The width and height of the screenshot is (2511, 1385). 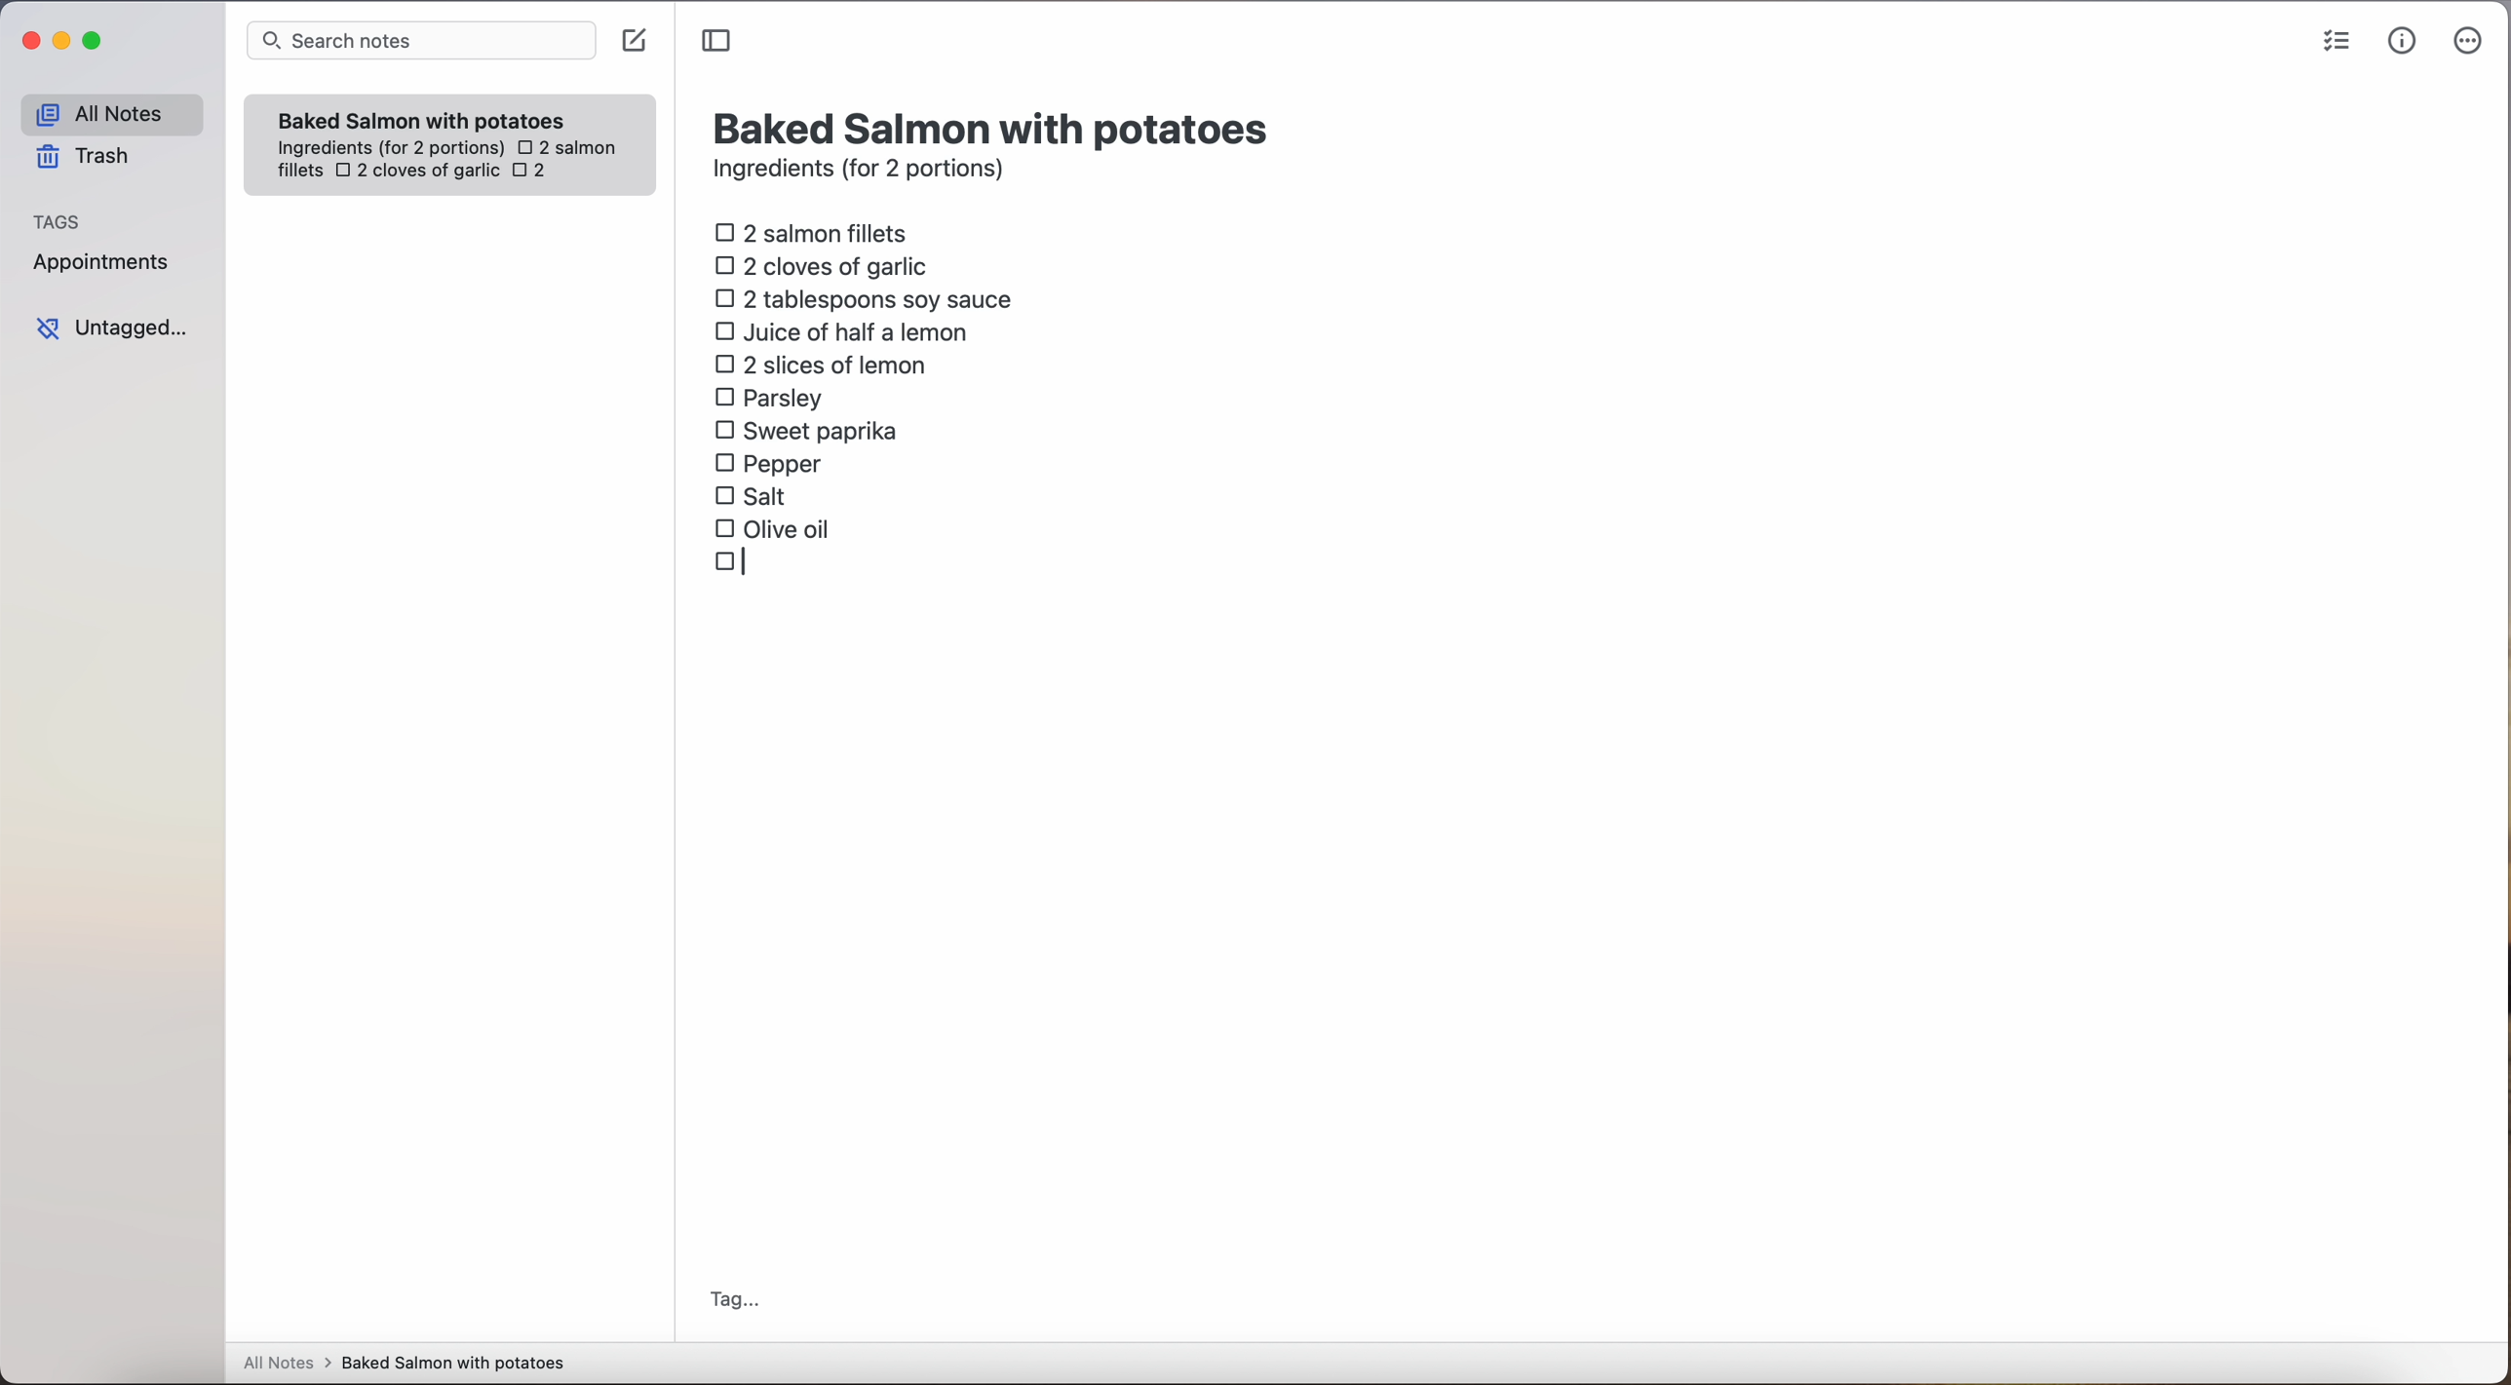 I want to click on tag, so click(x=733, y=1302).